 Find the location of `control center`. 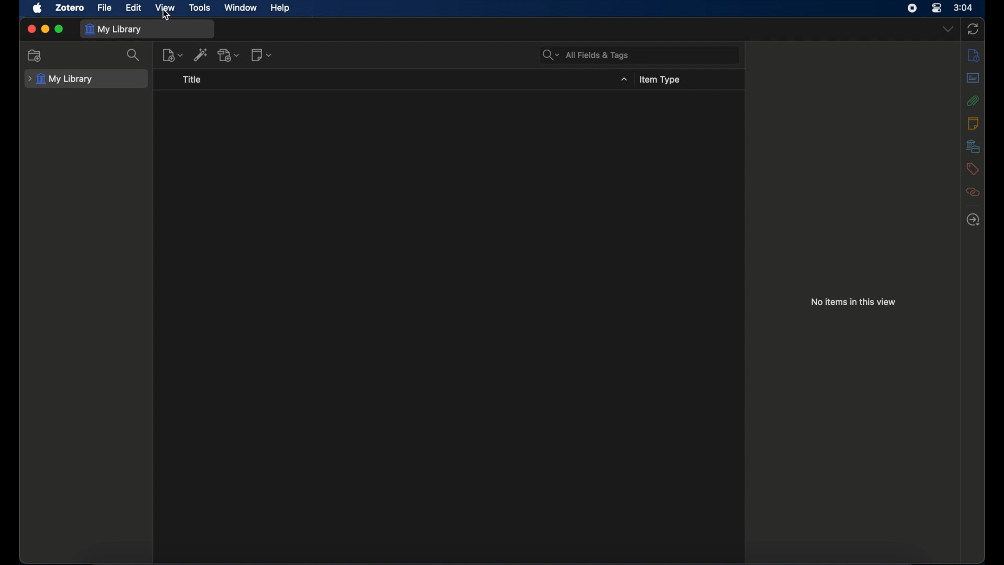

control center is located at coordinates (937, 8).